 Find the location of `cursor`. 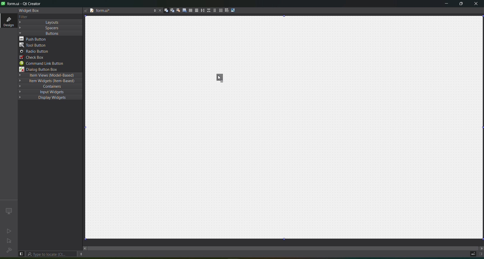

cursor is located at coordinates (219, 78).